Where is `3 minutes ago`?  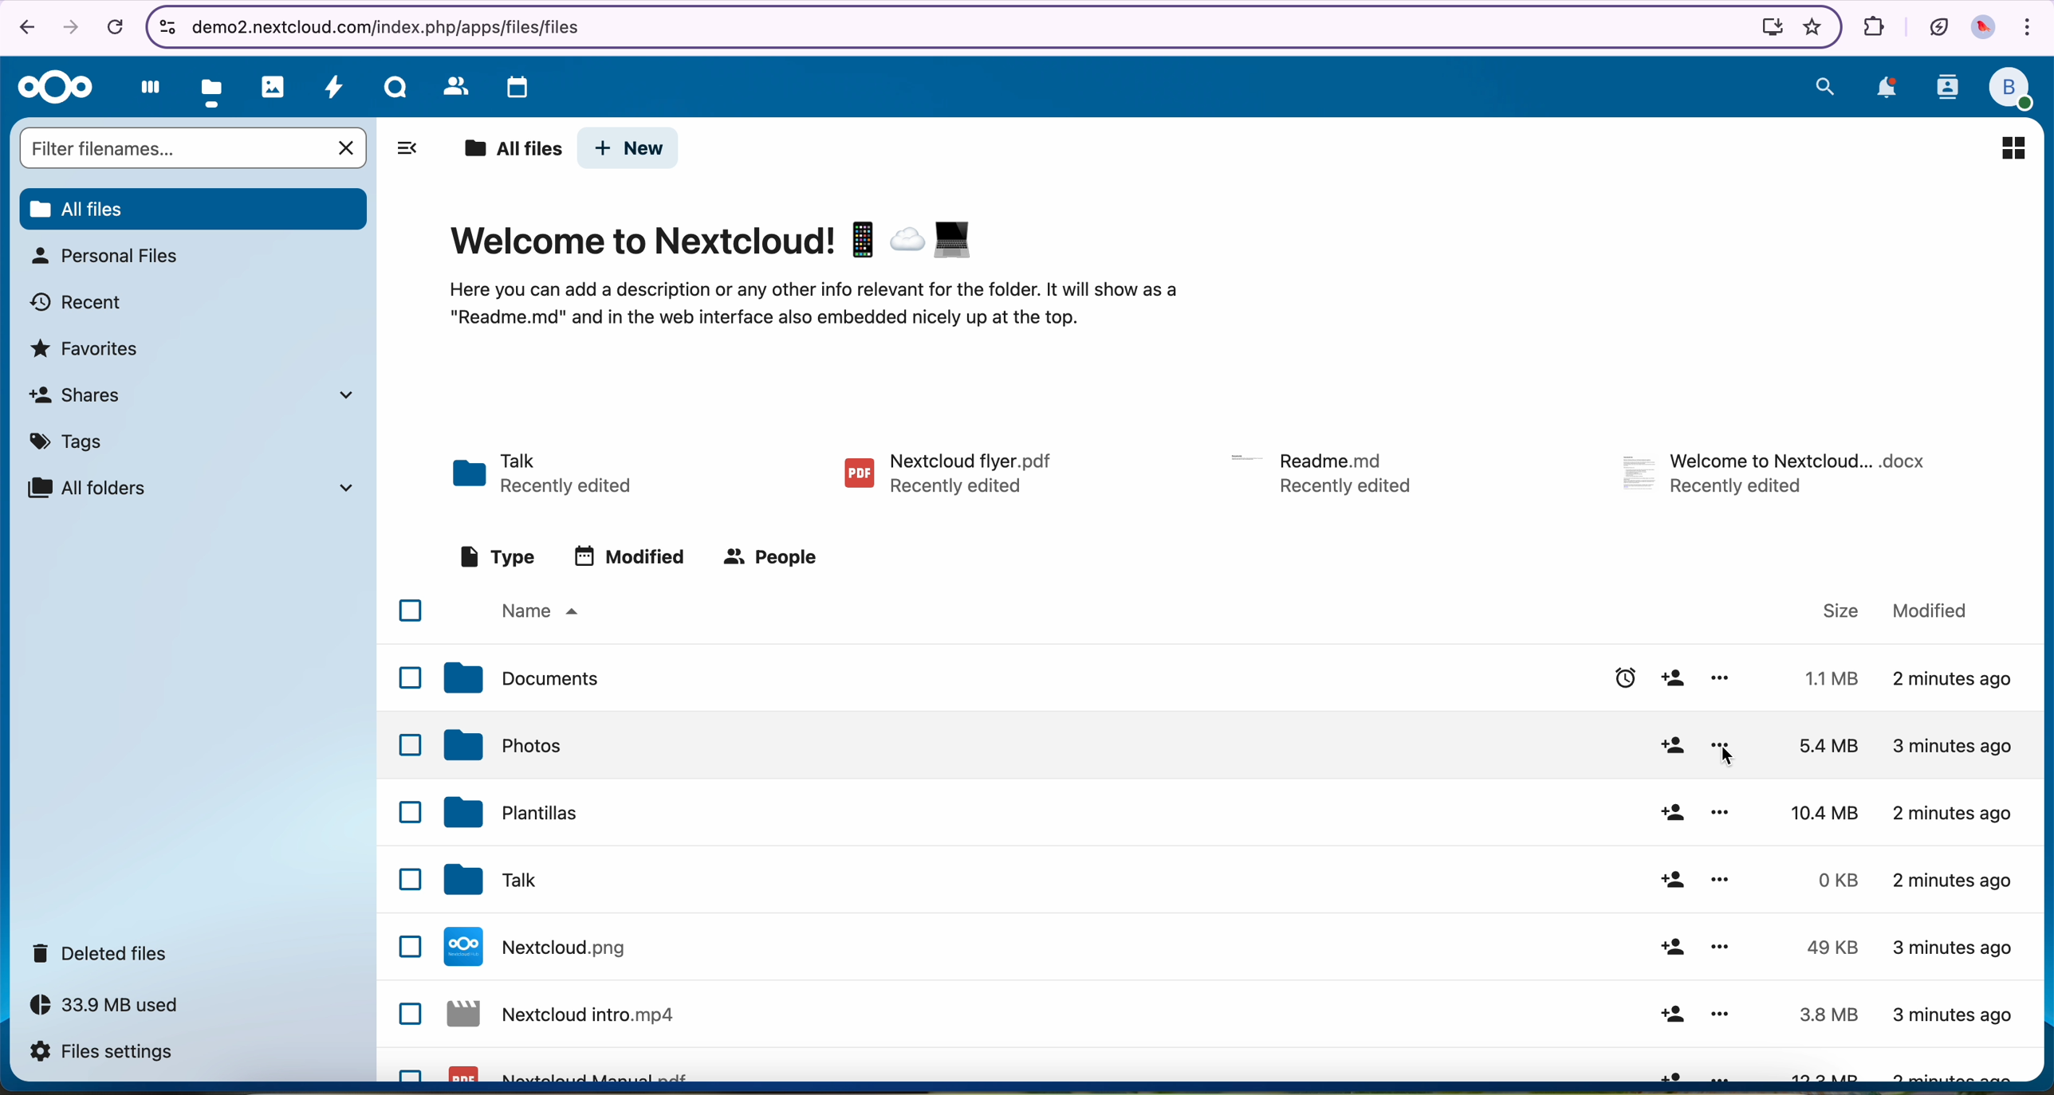
3 minutes ago is located at coordinates (1949, 1073).